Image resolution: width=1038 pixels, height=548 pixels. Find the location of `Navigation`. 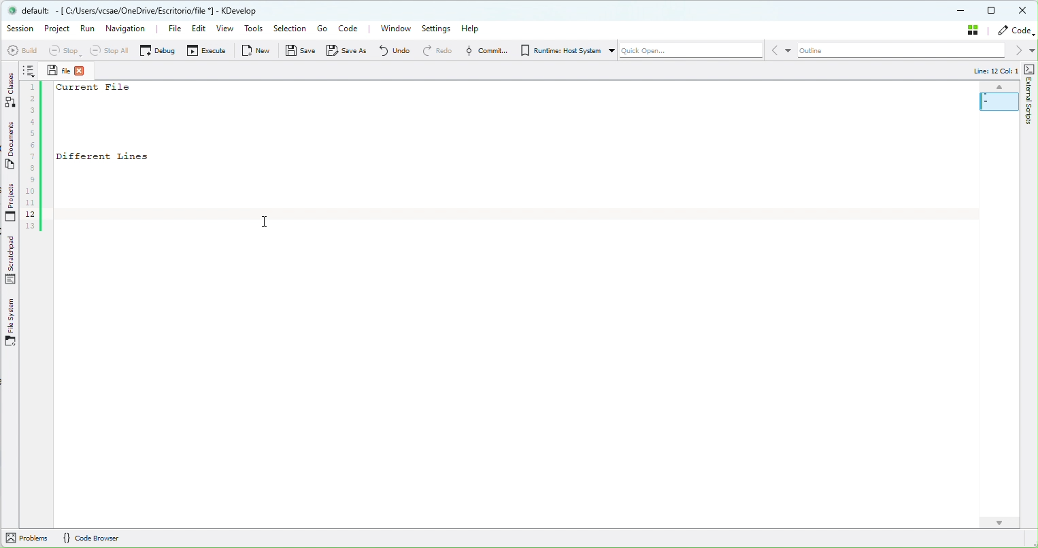

Navigation is located at coordinates (130, 28).